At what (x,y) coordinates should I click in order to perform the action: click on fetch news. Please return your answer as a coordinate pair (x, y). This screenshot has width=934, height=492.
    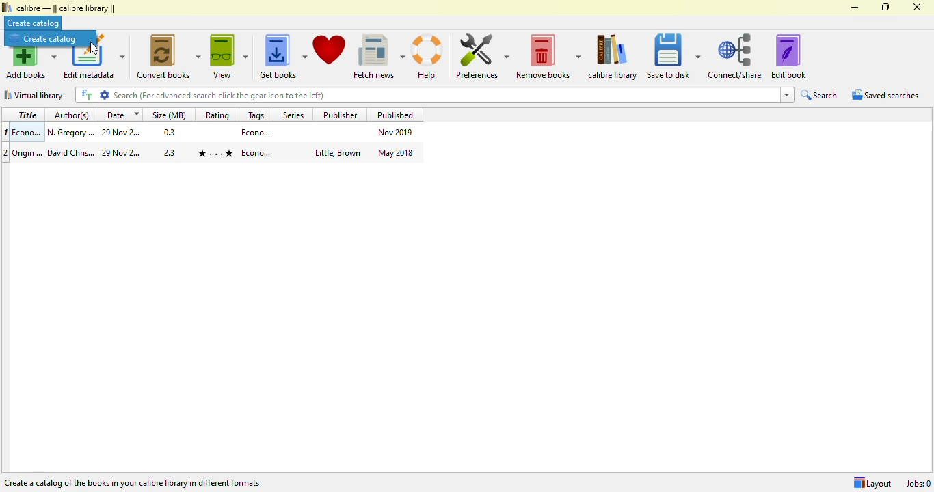
    Looking at the image, I should click on (378, 56).